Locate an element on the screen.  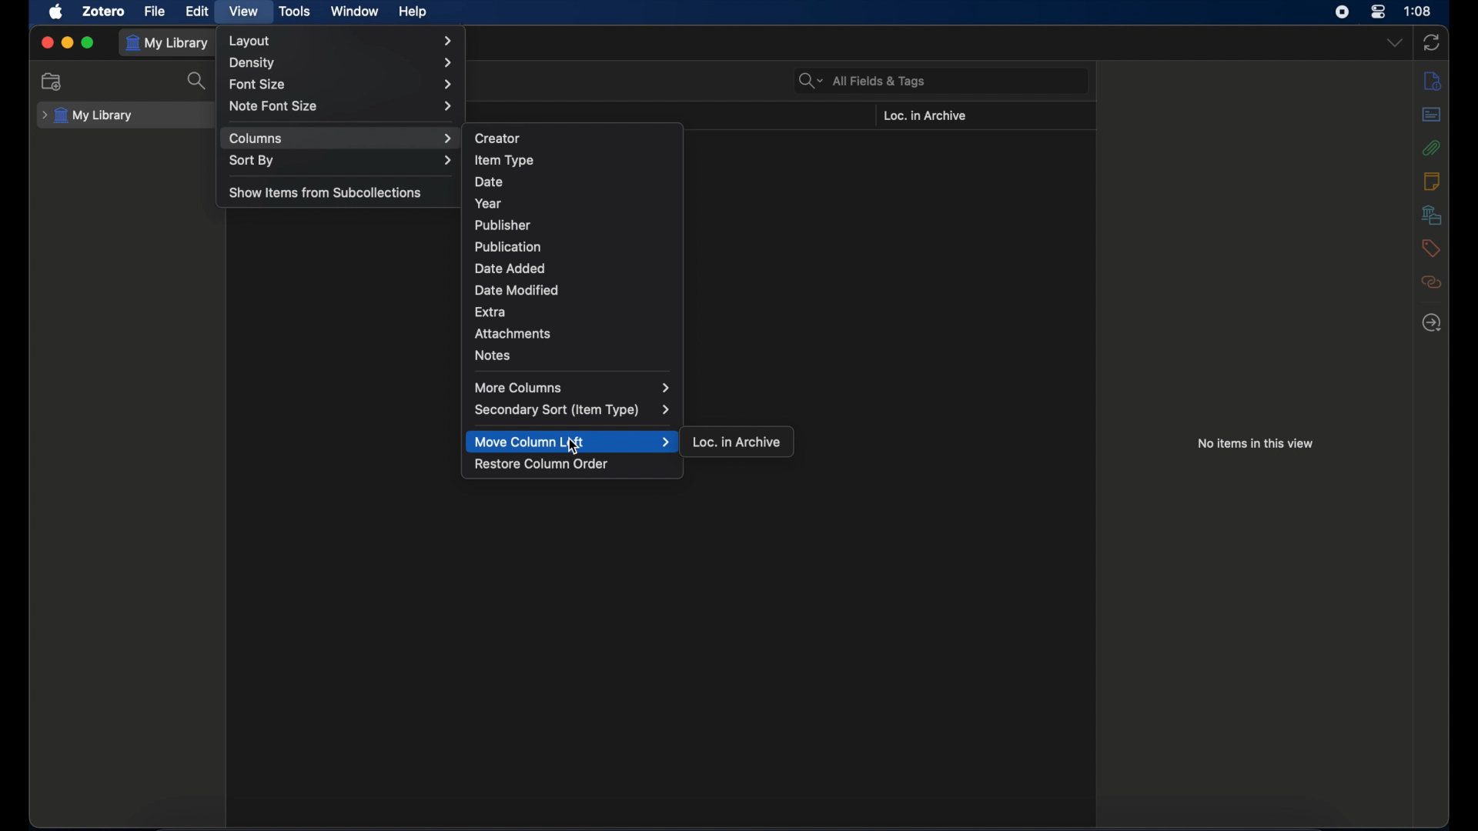
search bar is located at coordinates (862, 80).